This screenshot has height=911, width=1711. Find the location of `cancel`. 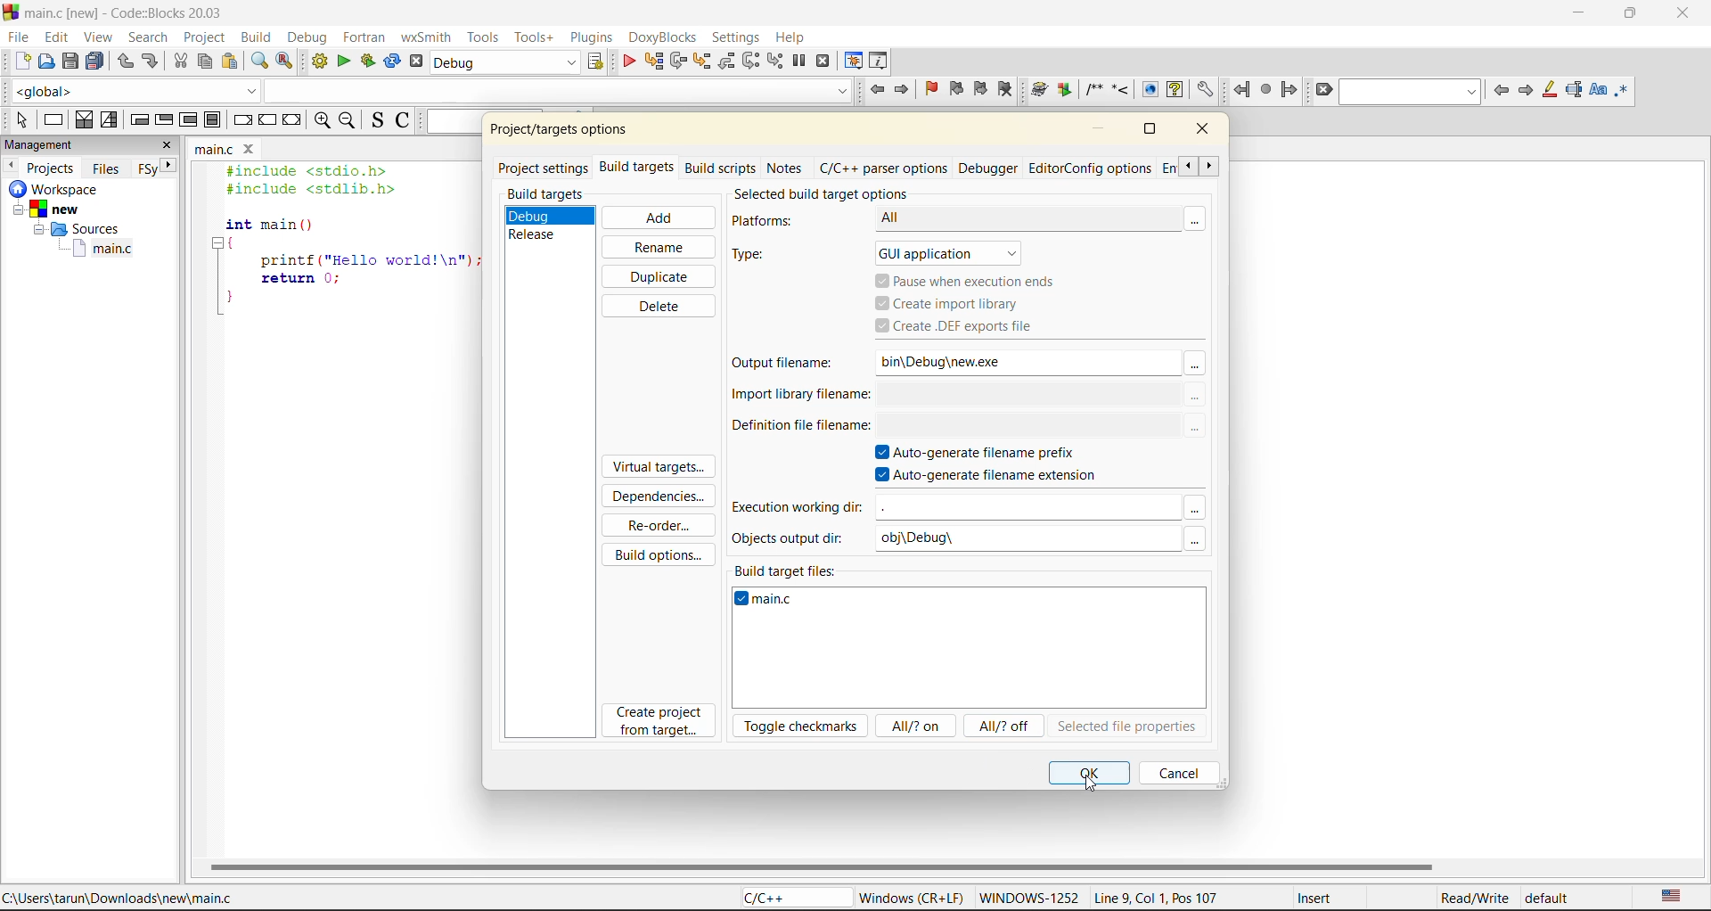

cancel is located at coordinates (1181, 773).